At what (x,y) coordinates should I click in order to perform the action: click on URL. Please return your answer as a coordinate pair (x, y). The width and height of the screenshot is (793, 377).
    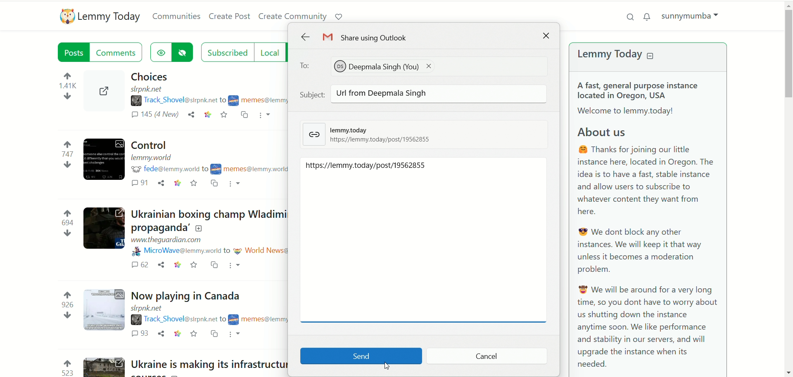
    Looking at the image, I should click on (149, 309).